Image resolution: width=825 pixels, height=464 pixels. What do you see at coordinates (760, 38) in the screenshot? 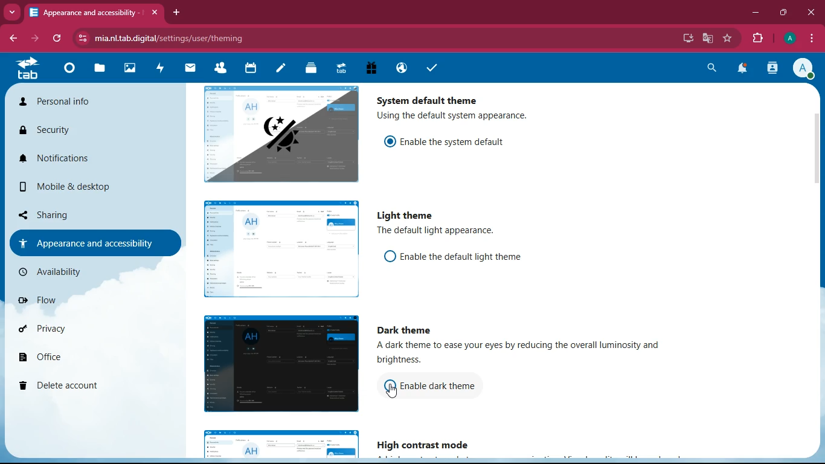
I see `extension` at bounding box center [760, 38].